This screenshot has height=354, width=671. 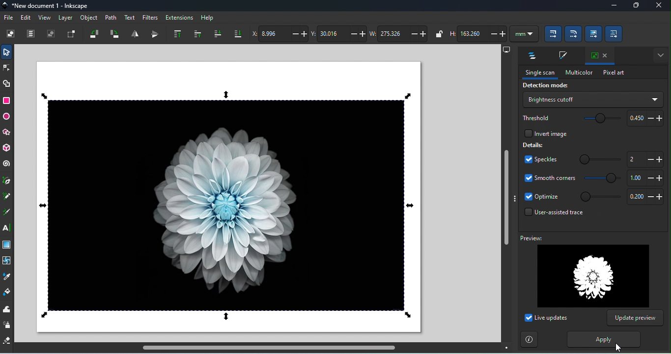 What do you see at coordinates (130, 17) in the screenshot?
I see `Text` at bounding box center [130, 17].